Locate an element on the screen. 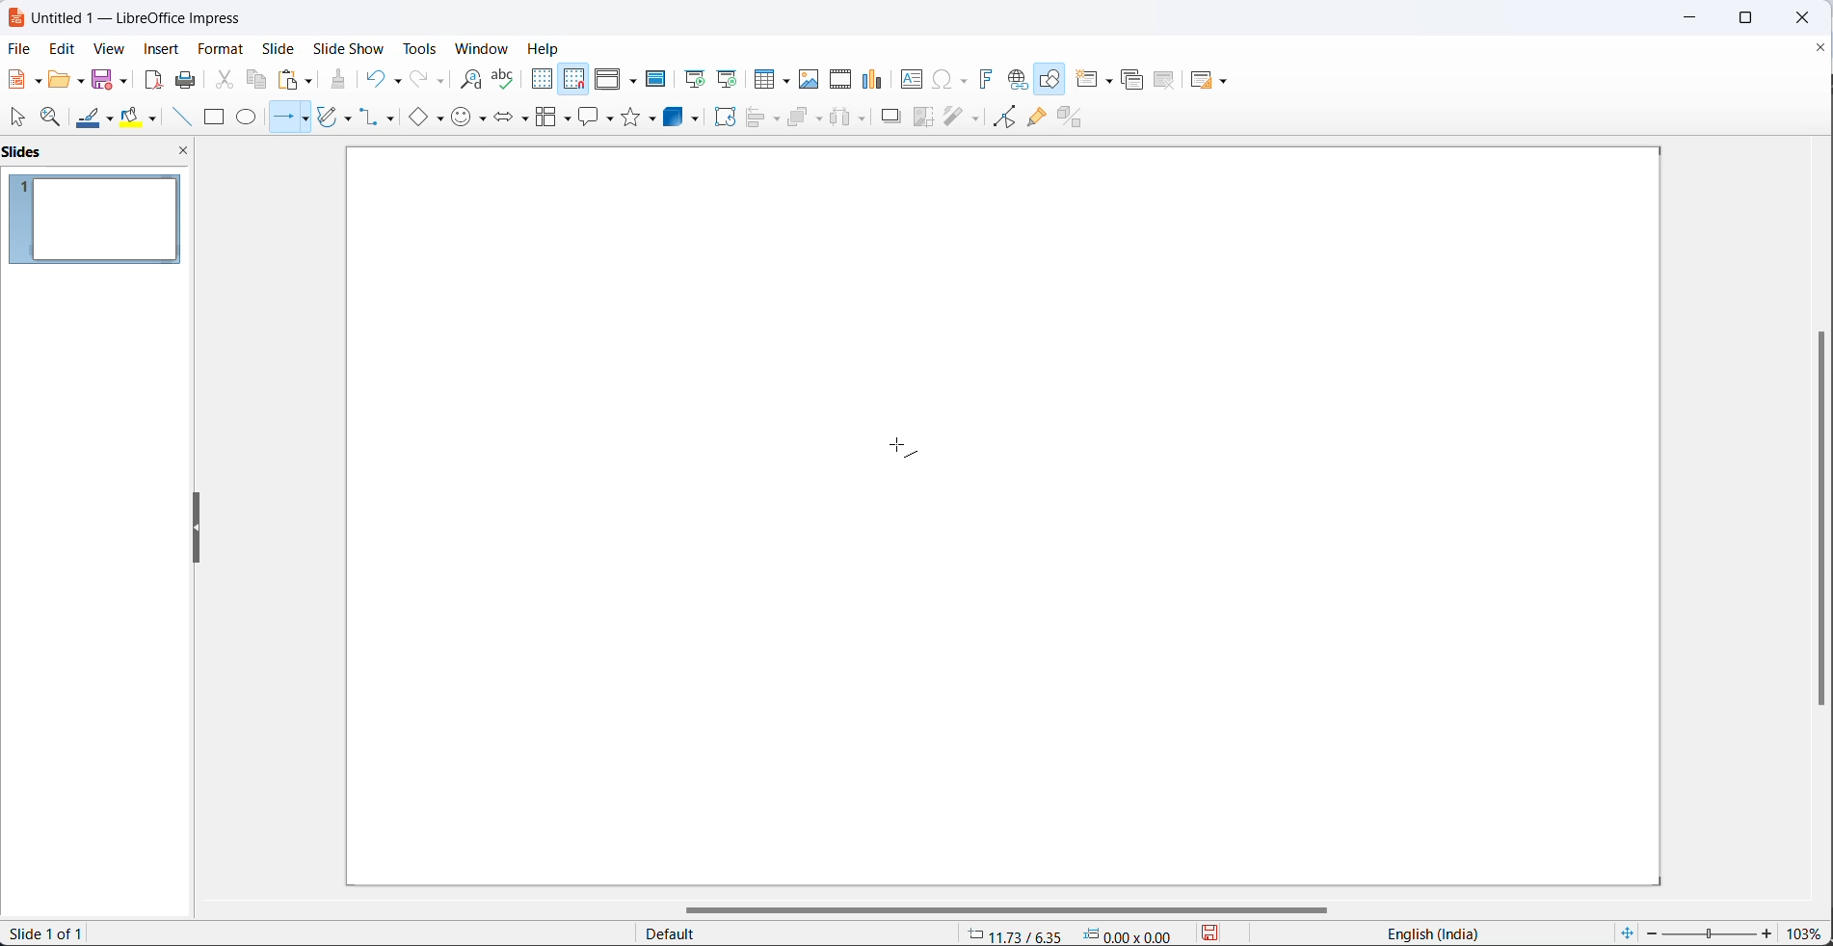 Image resolution: width=1833 pixels, height=946 pixels. save  is located at coordinates (106, 79).